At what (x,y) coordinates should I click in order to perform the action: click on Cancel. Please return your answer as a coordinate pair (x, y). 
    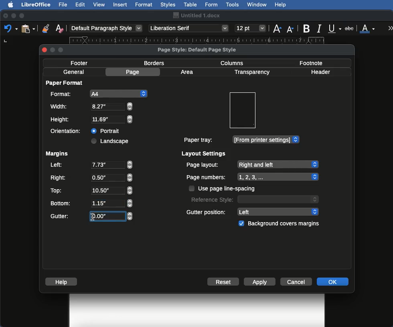
    Looking at the image, I should click on (297, 281).